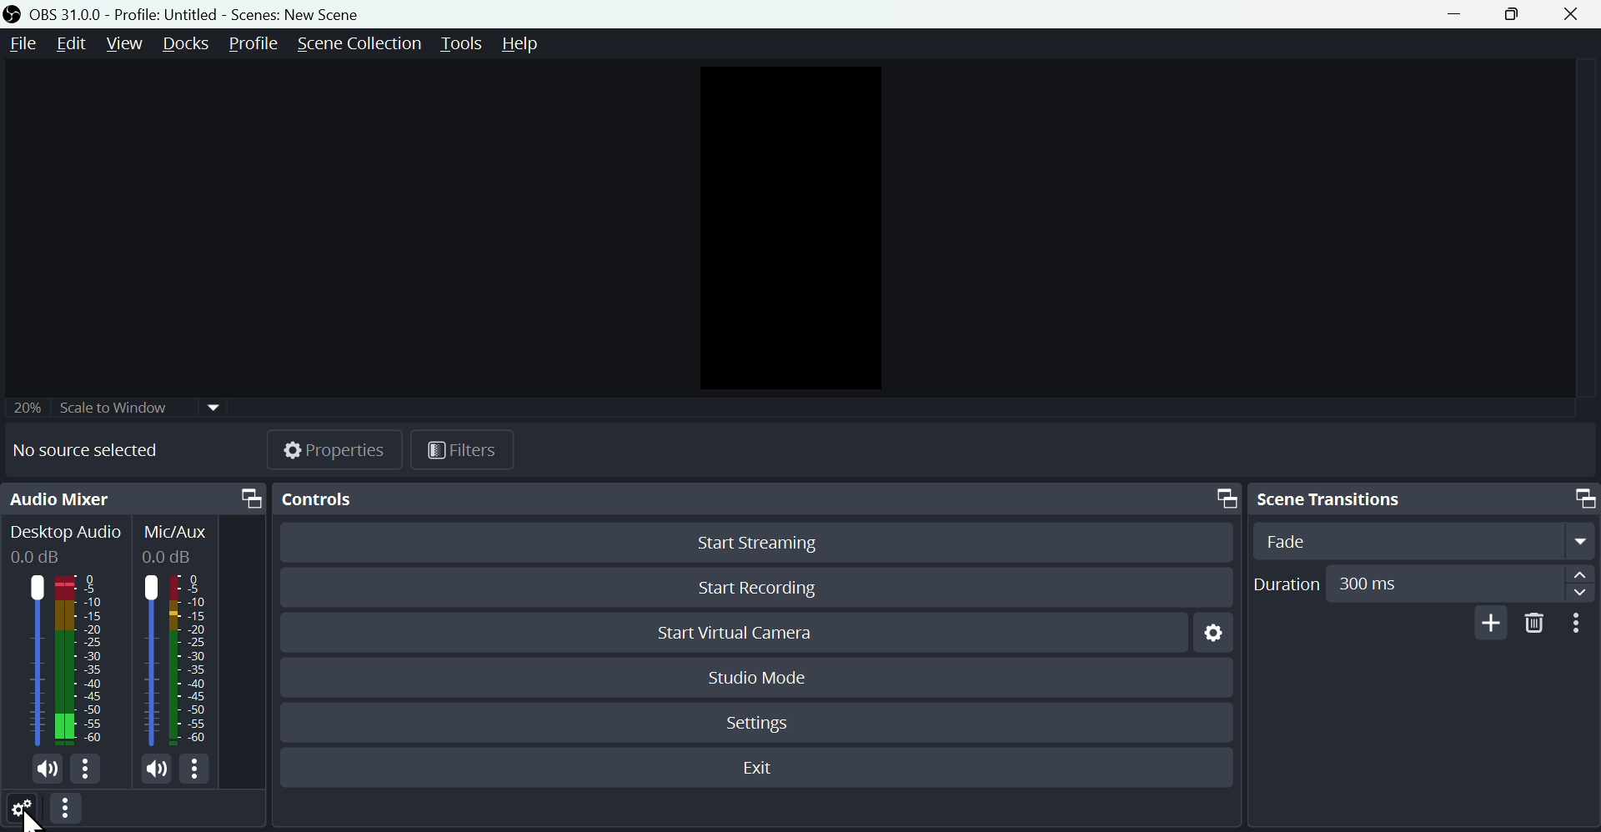 The image size is (1601, 832). Describe the element at coordinates (793, 227) in the screenshot. I see `Preview` at that location.